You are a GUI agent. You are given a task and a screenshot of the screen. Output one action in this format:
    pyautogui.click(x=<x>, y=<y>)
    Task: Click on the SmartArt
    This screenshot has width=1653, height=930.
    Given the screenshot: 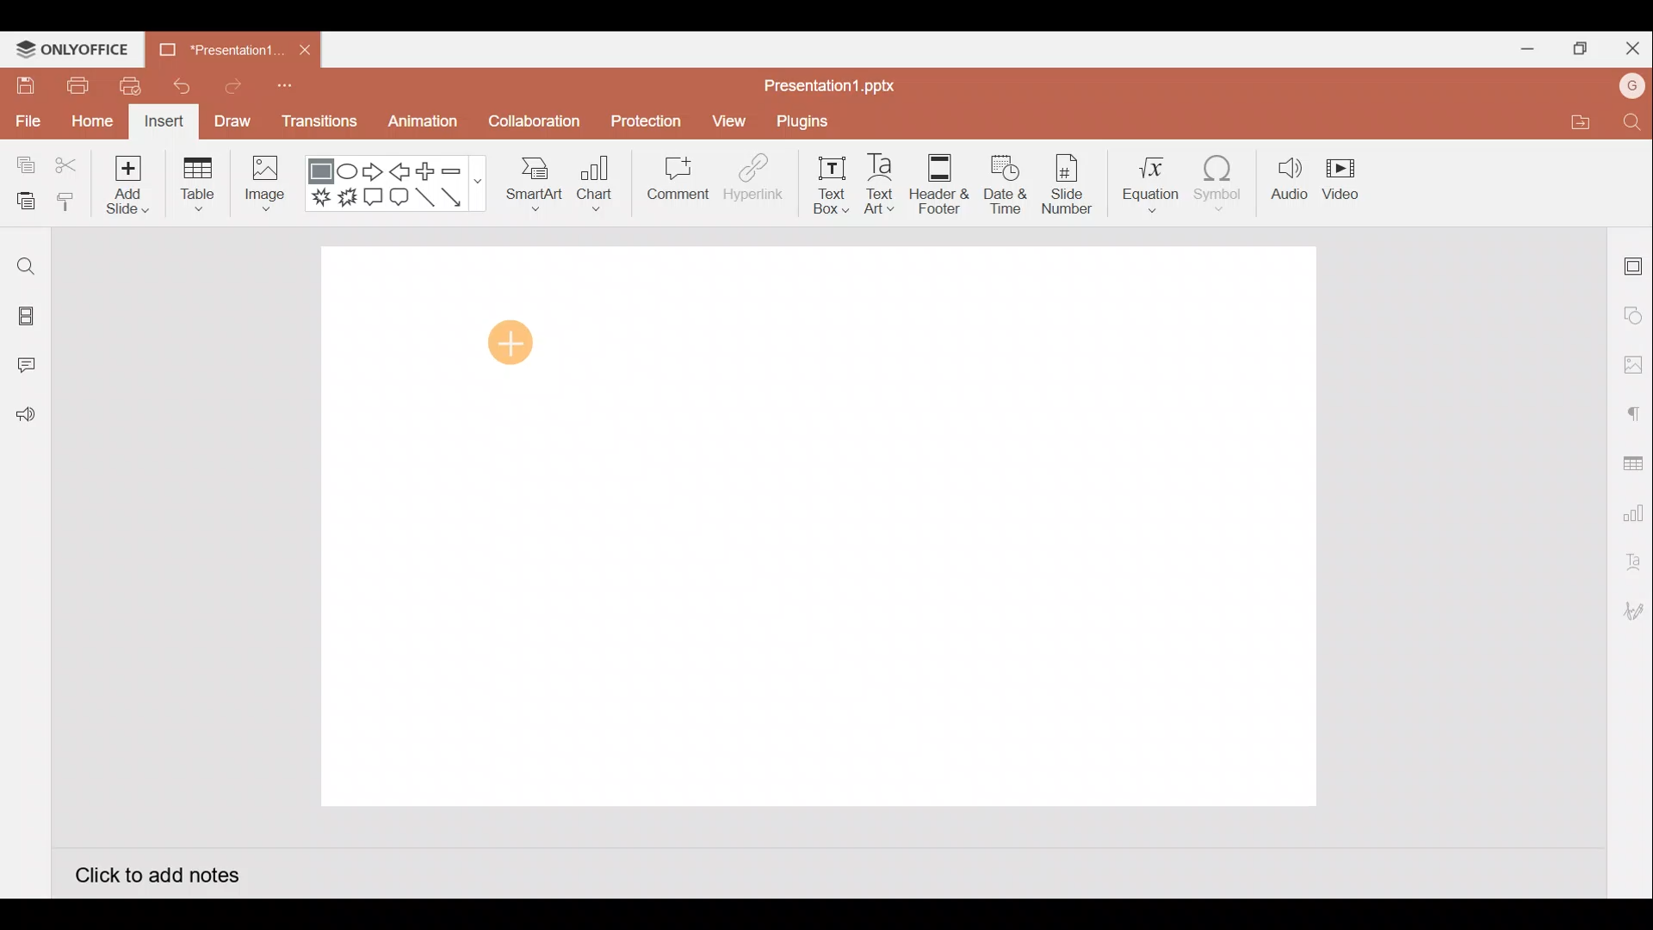 What is the action you would take?
    pyautogui.click(x=533, y=181)
    